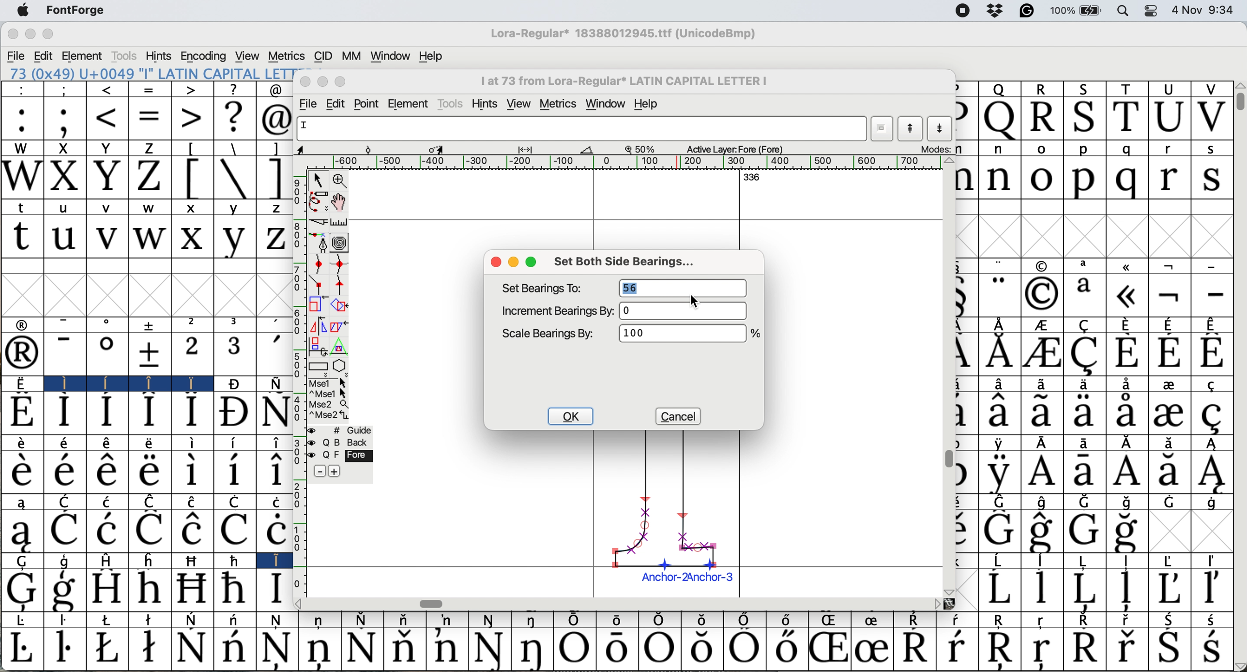  Describe the element at coordinates (149, 353) in the screenshot. I see `Symbol` at that location.